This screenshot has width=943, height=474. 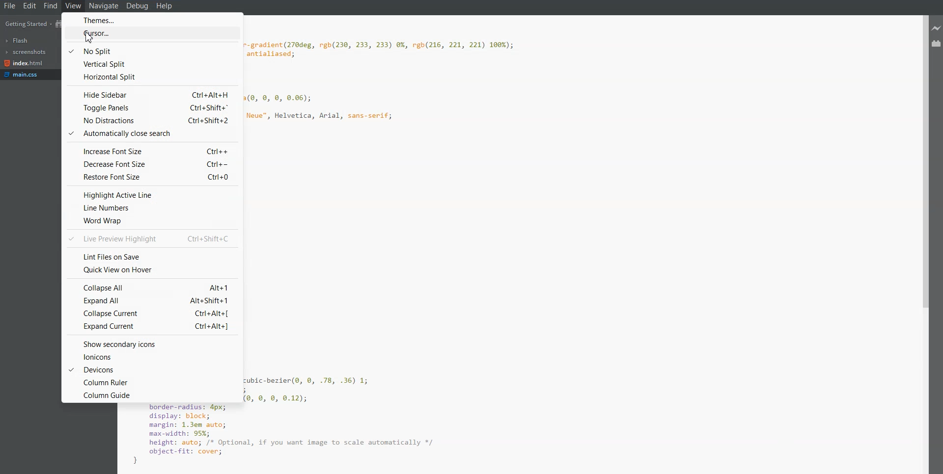 I want to click on Expand Current, so click(x=151, y=325).